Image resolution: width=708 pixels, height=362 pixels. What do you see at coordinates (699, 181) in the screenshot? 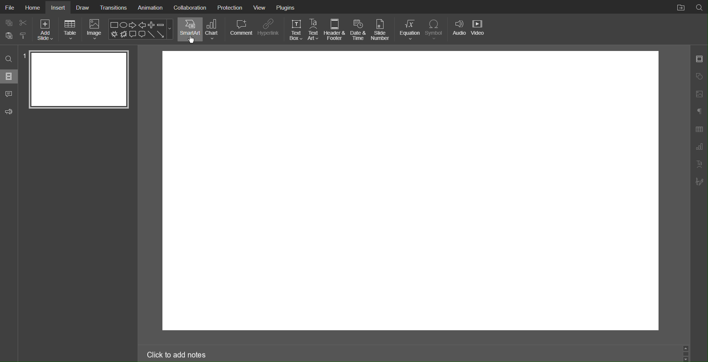
I see `Signature` at bounding box center [699, 181].